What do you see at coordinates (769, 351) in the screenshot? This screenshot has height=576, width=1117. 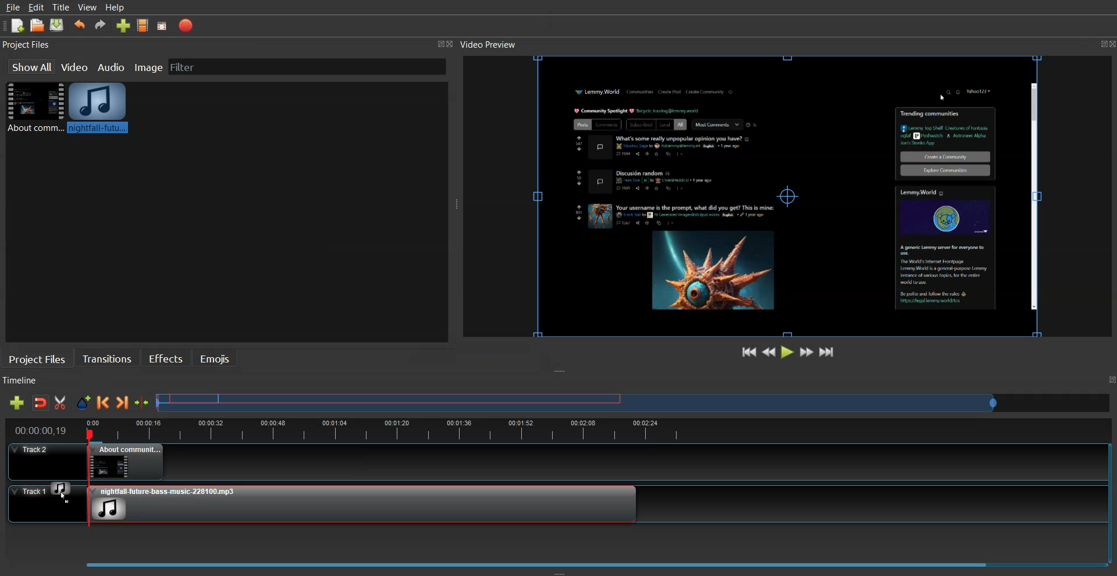 I see `Rewind` at bounding box center [769, 351].